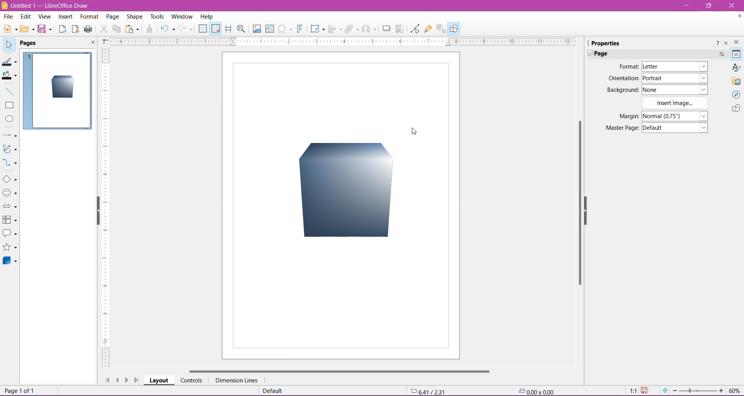  Describe the element at coordinates (685, 5) in the screenshot. I see `Minimize` at that location.